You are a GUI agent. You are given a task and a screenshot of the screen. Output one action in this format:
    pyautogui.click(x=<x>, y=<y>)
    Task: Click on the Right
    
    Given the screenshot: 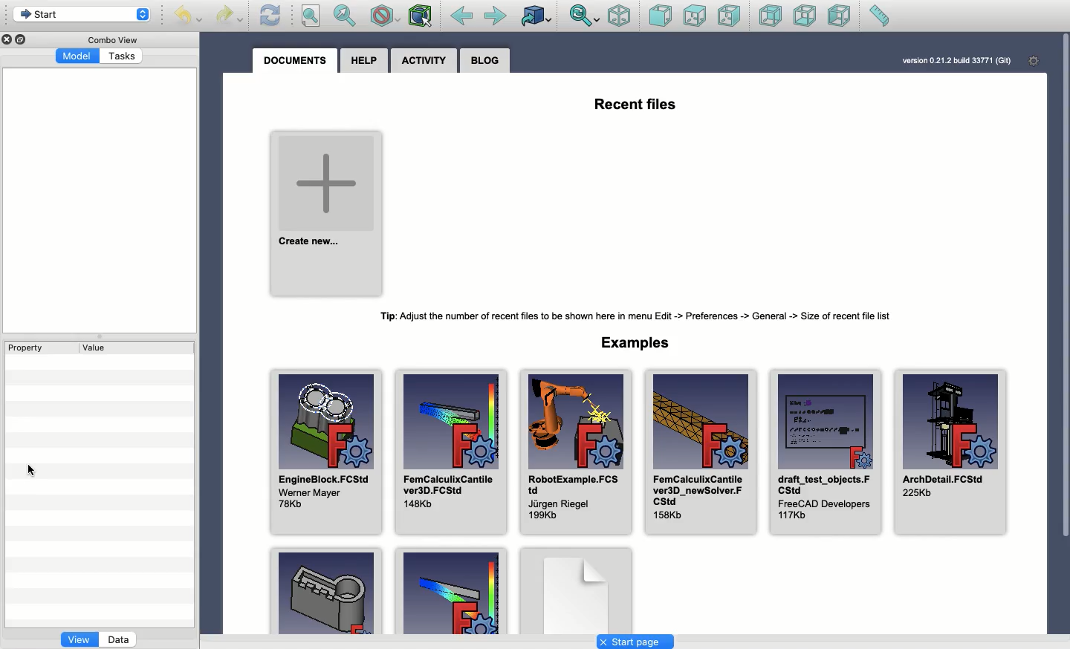 What is the action you would take?
    pyautogui.click(x=730, y=15)
    